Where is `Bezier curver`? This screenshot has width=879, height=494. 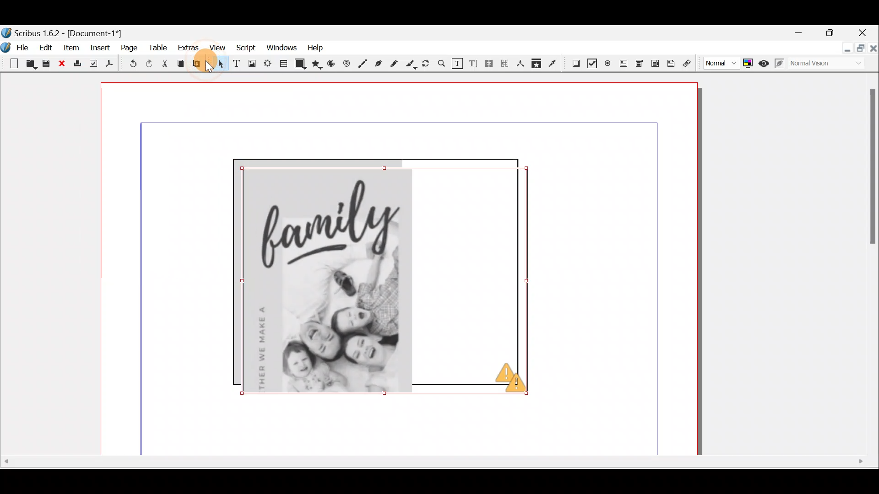 Bezier curver is located at coordinates (378, 63).